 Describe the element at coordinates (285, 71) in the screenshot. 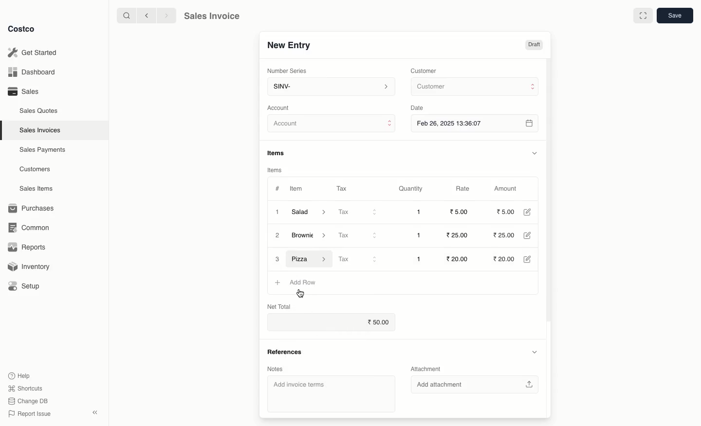

I see `‘Number Series` at that location.